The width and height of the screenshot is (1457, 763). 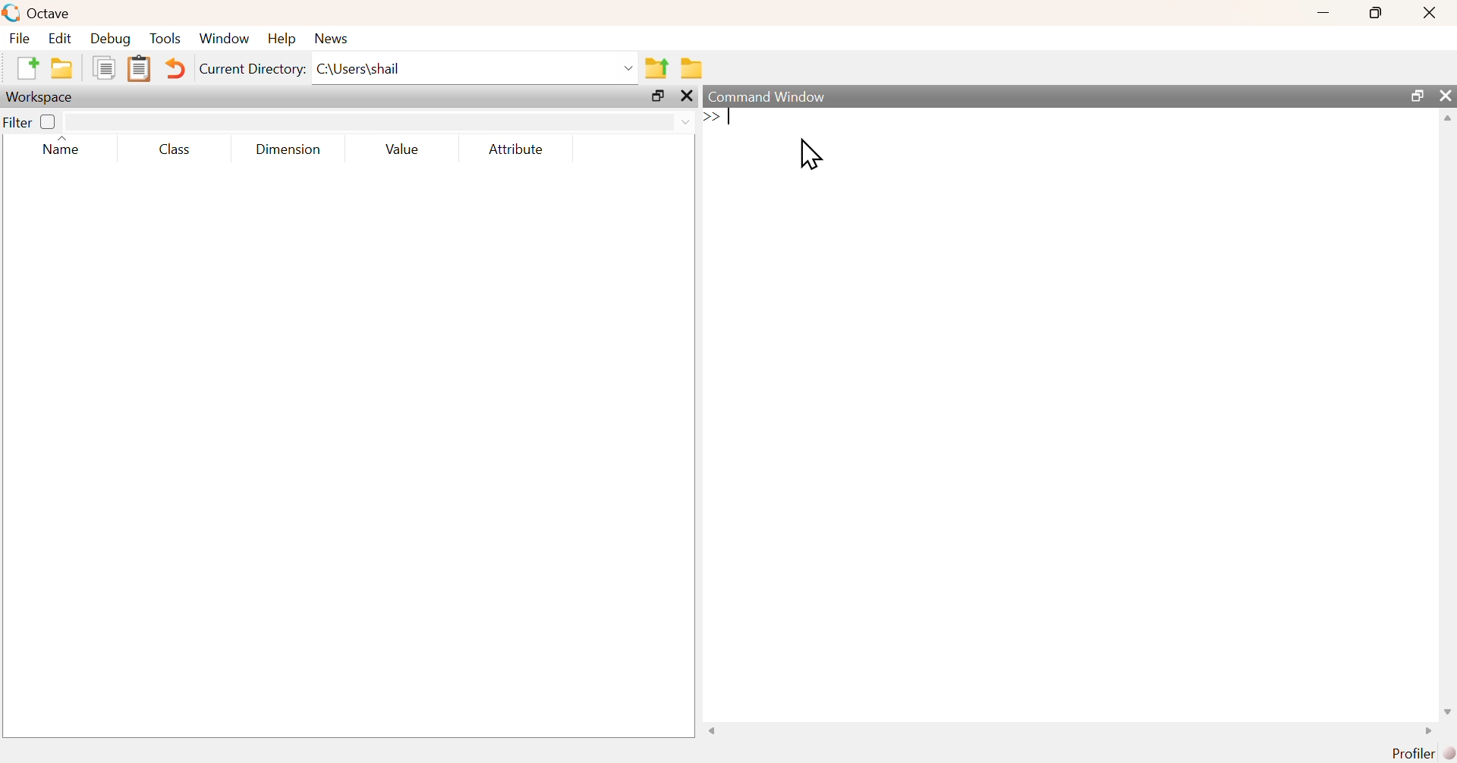 I want to click on File, so click(x=18, y=38).